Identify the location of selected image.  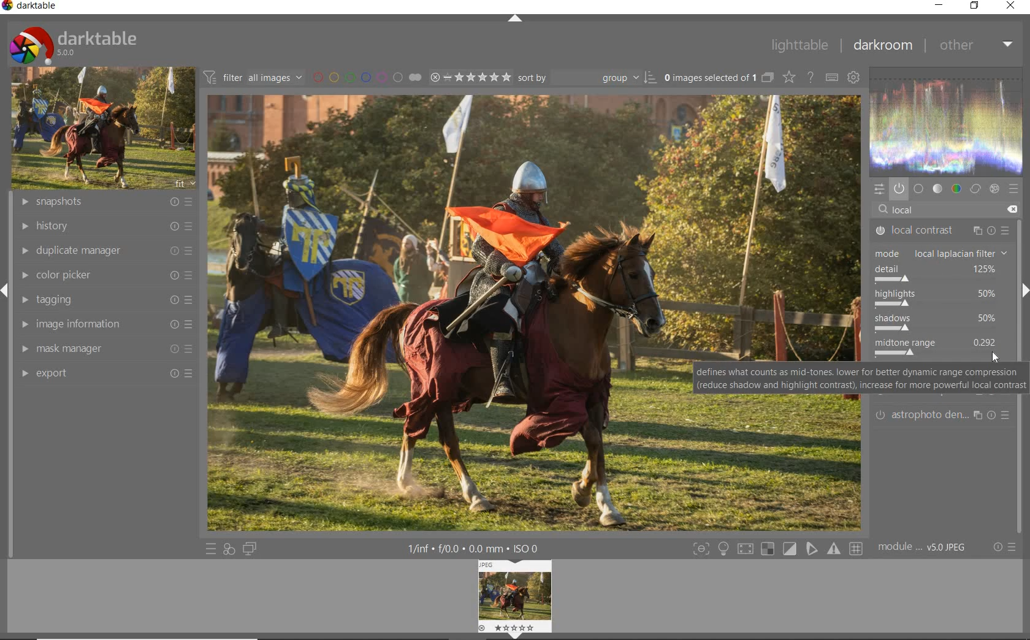
(529, 311).